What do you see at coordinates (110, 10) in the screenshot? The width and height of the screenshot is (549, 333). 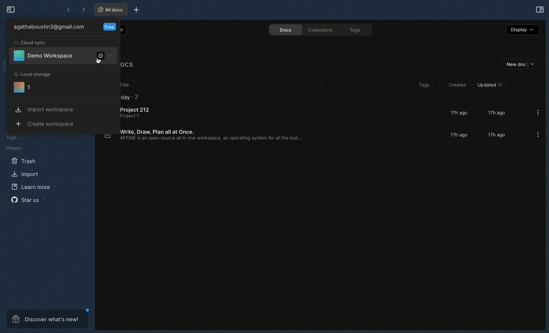 I see `All docs` at bounding box center [110, 10].